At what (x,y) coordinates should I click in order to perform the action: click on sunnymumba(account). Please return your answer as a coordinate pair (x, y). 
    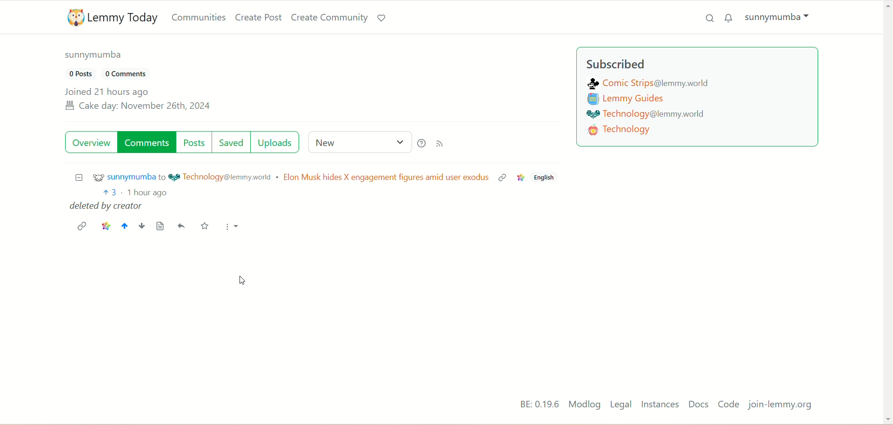
    Looking at the image, I should click on (781, 19).